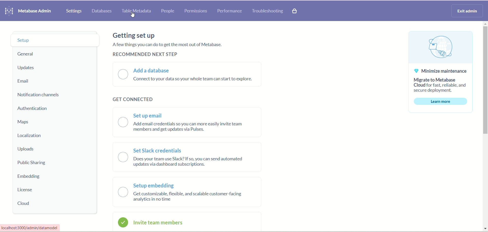 This screenshot has height=232, width=488. I want to click on metabase logo, so click(8, 12).